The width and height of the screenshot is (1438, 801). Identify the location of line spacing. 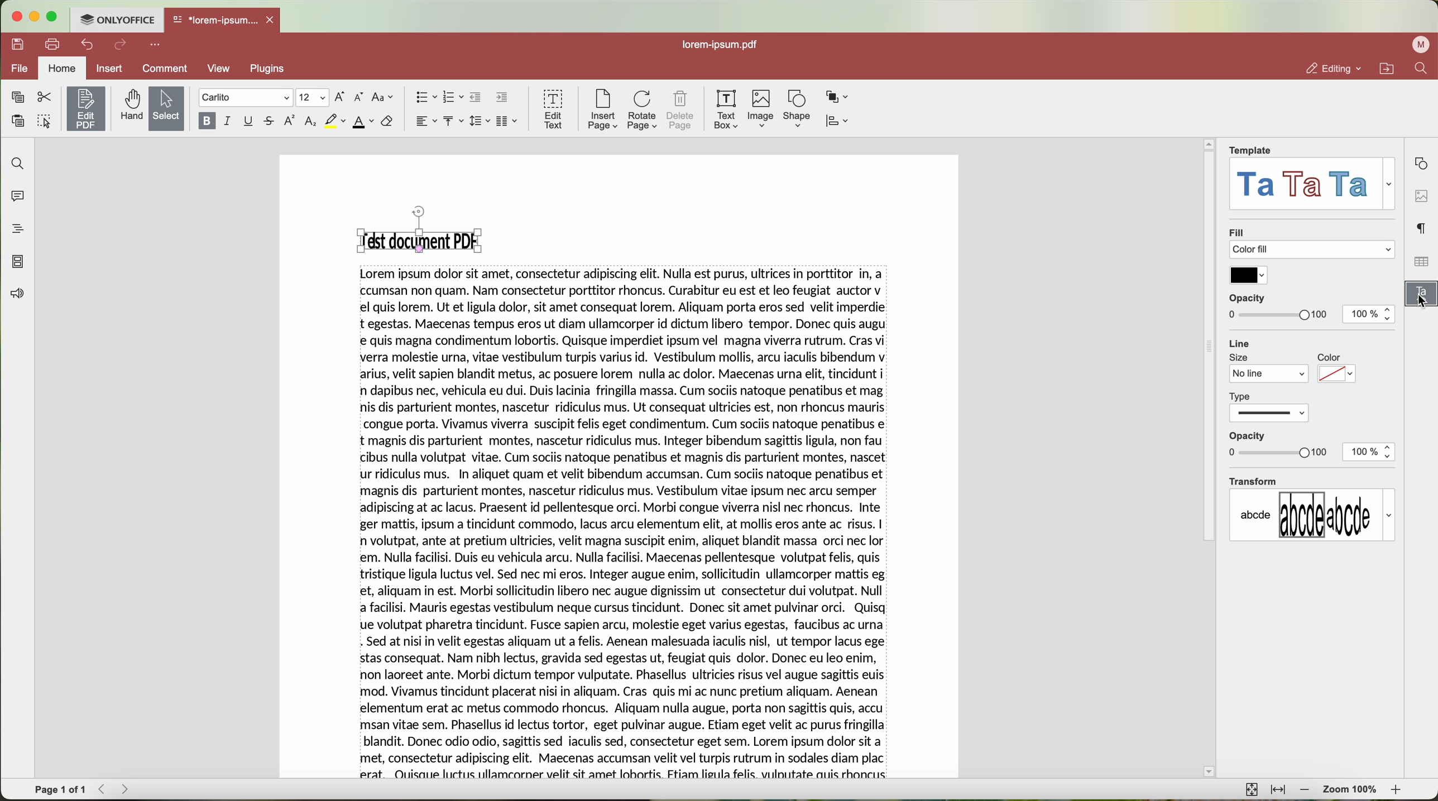
(481, 121).